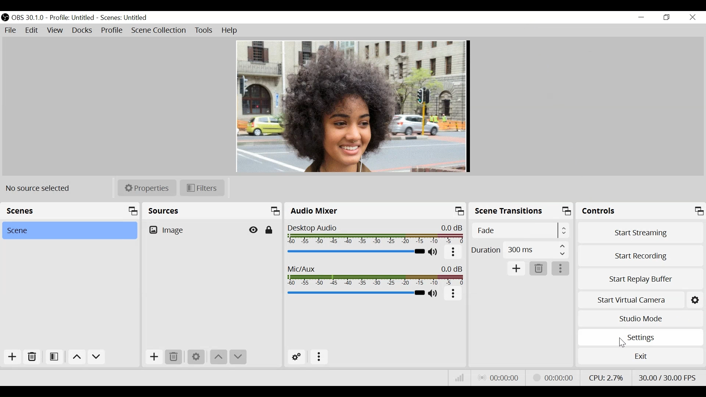  Describe the element at coordinates (356, 251) in the screenshot. I see `Desktop Audio Slider` at that location.